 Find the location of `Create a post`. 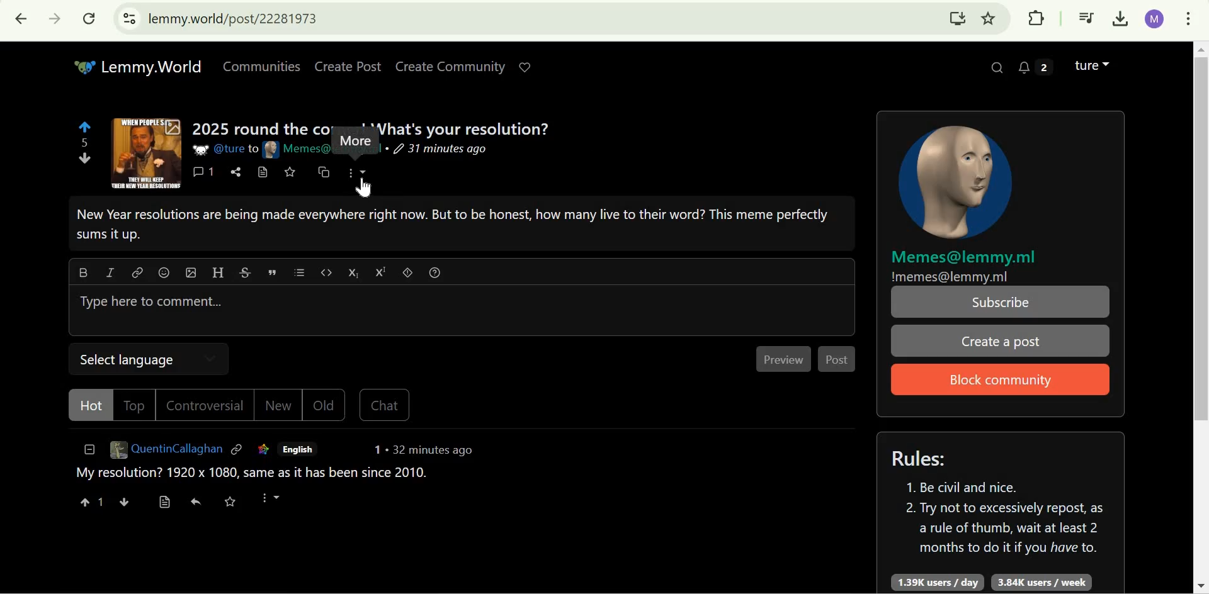

Create a post is located at coordinates (999, 341).